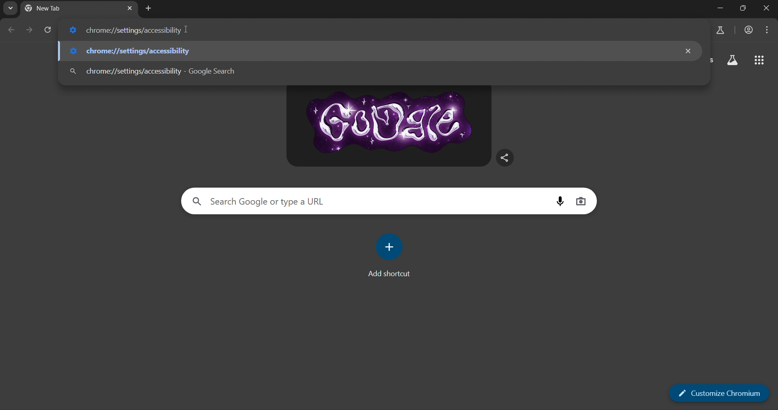 Image resolution: width=778 pixels, height=410 pixels. Describe the element at coordinates (126, 30) in the screenshot. I see `chrome://settings/accessiblity` at that location.